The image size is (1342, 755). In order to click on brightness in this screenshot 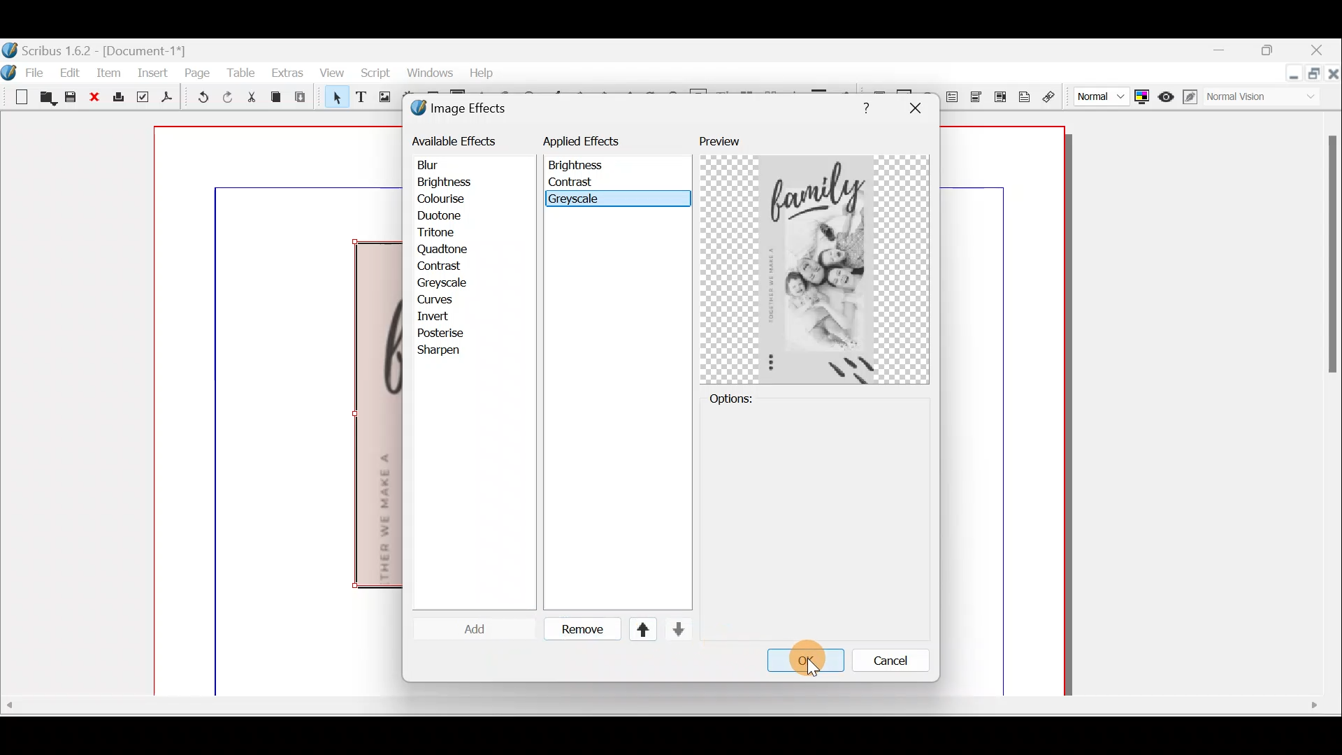, I will do `click(450, 182)`.